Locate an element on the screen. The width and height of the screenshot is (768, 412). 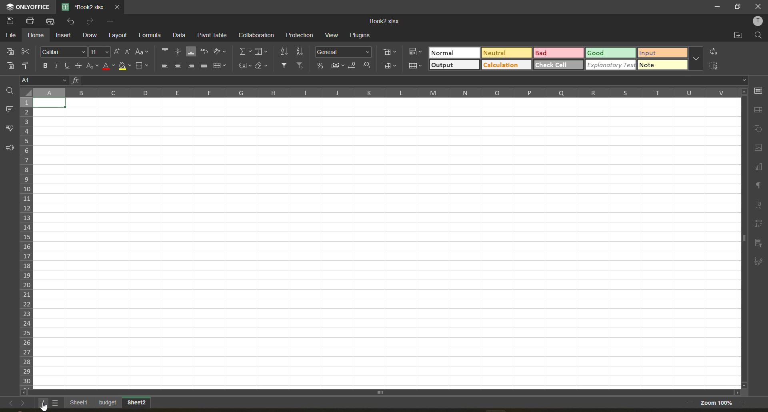
text is located at coordinates (759, 206).